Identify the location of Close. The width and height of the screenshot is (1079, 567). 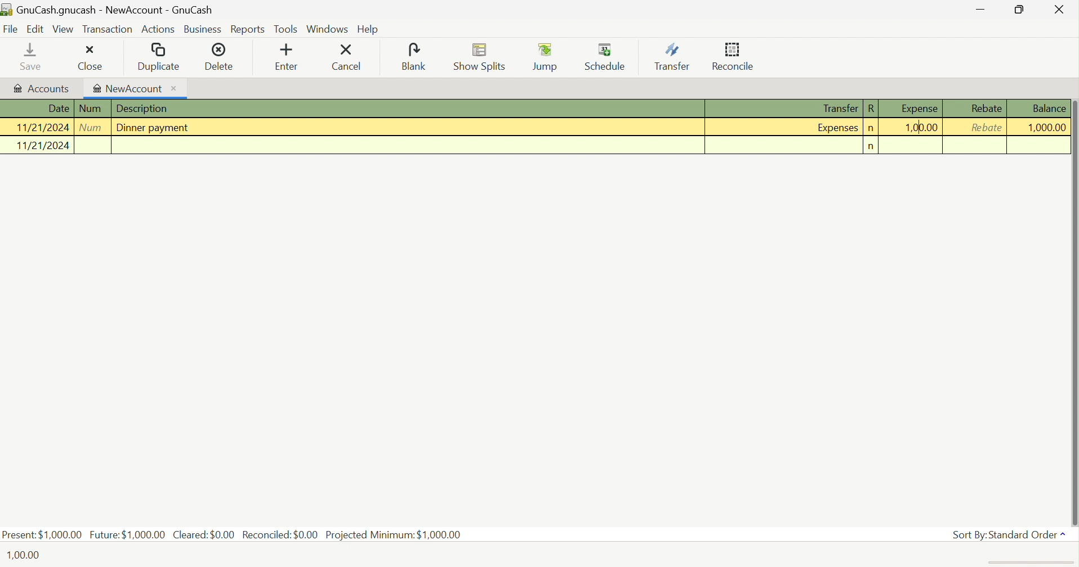
(86, 57).